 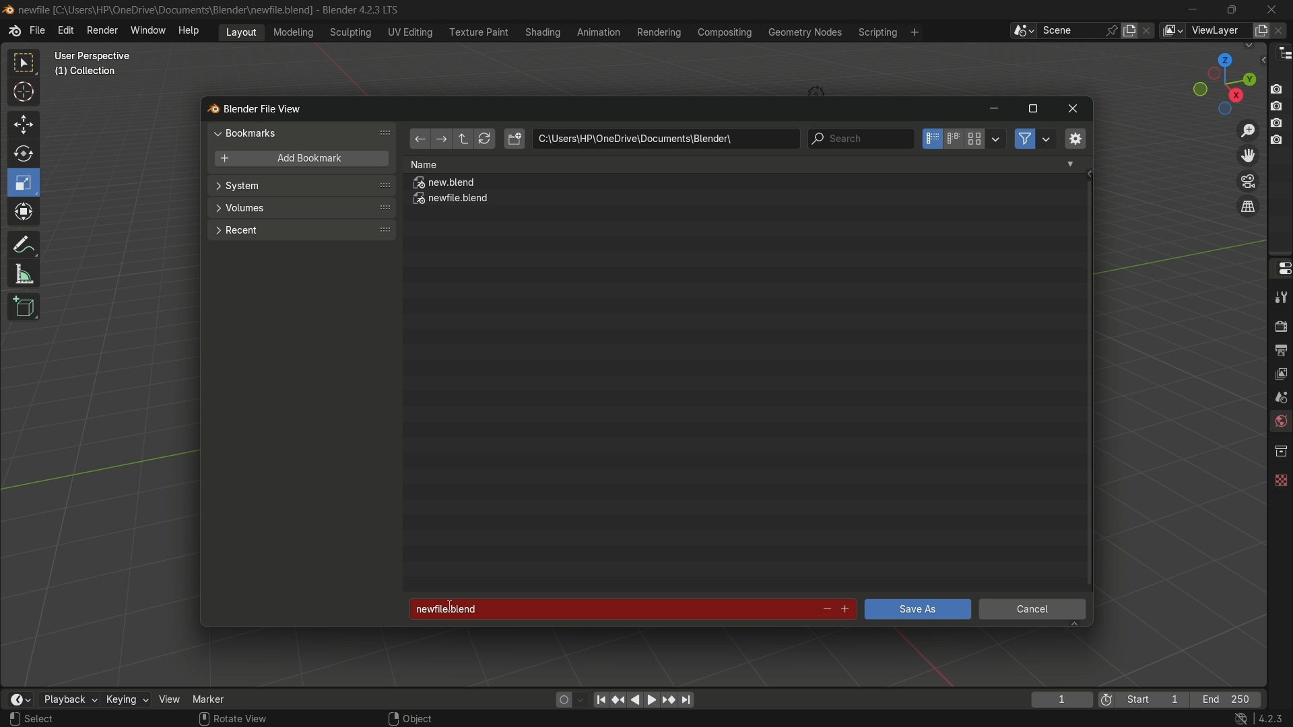 What do you see at coordinates (300, 208) in the screenshot?
I see `volumes` at bounding box center [300, 208].